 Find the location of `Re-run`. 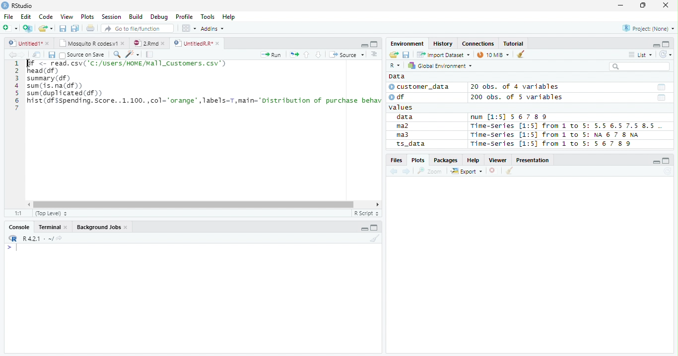

Re-run is located at coordinates (294, 55).